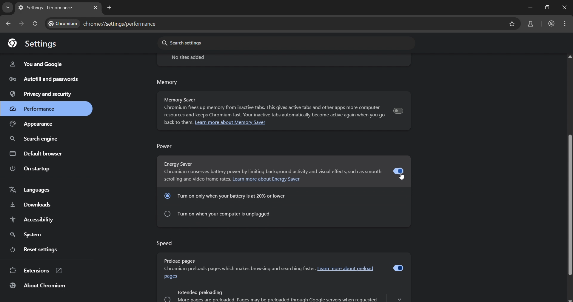 The image size is (573, 302). What do you see at coordinates (34, 169) in the screenshot?
I see `on startup` at bounding box center [34, 169].